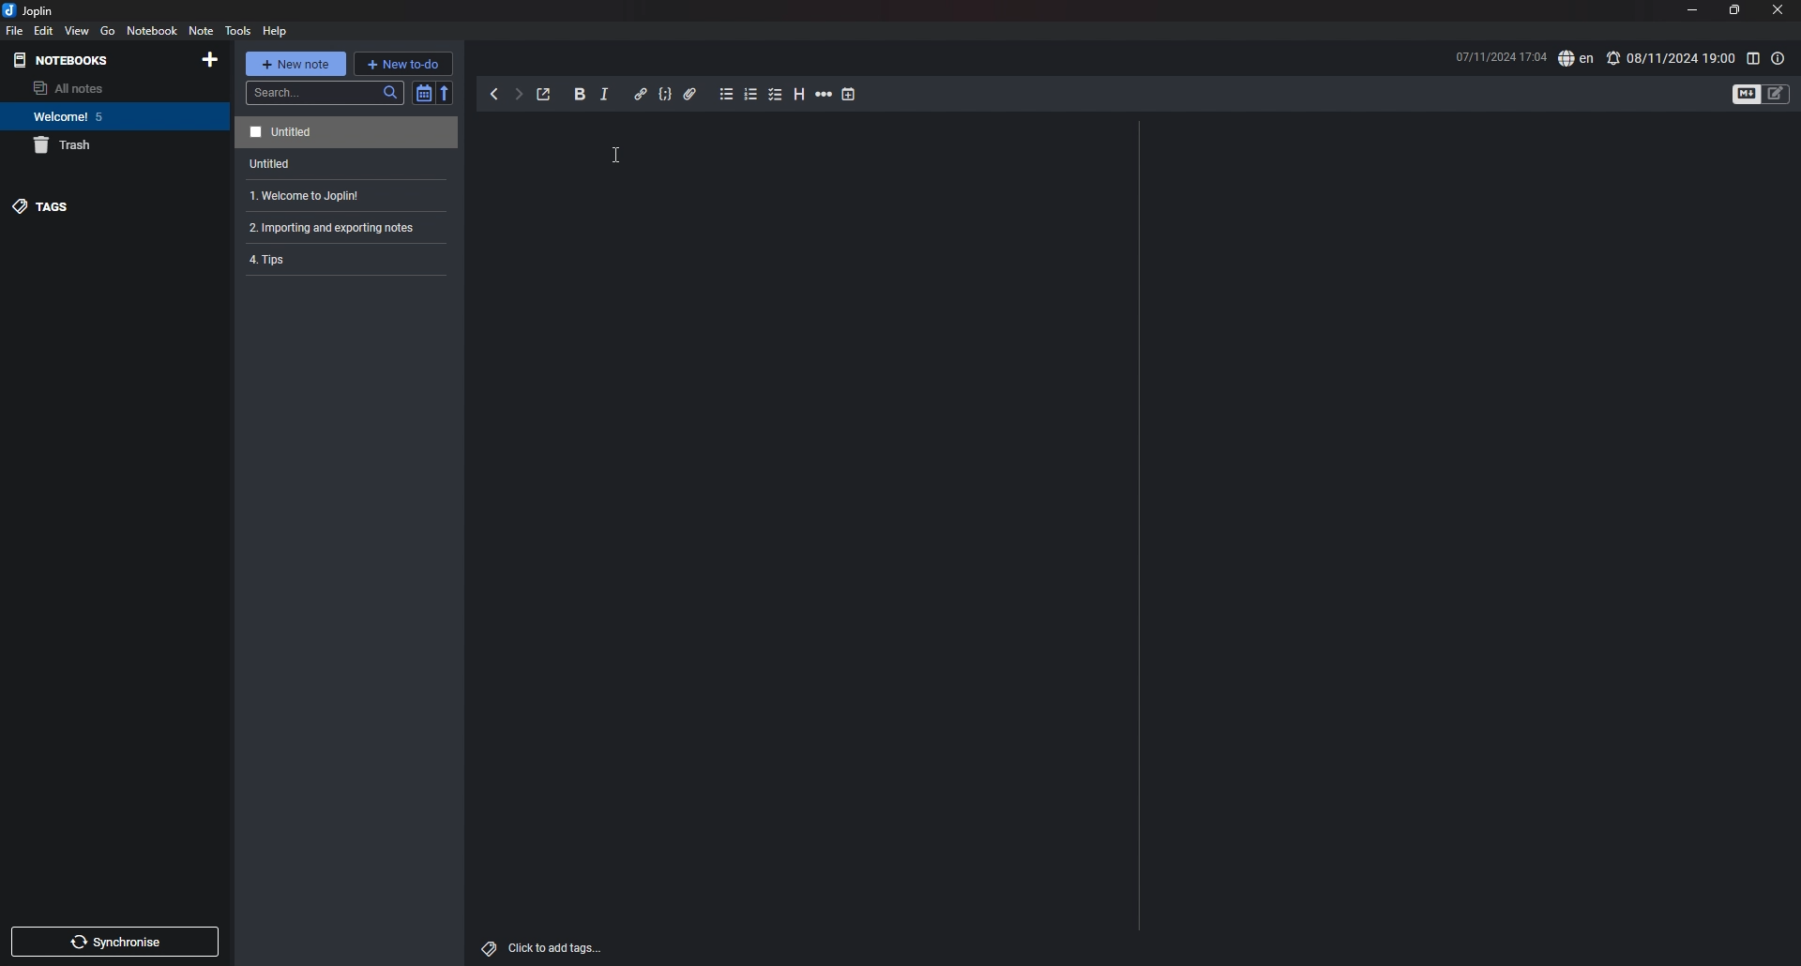 This screenshot has height=966, width=1801. I want to click on note, so click(350, 132).